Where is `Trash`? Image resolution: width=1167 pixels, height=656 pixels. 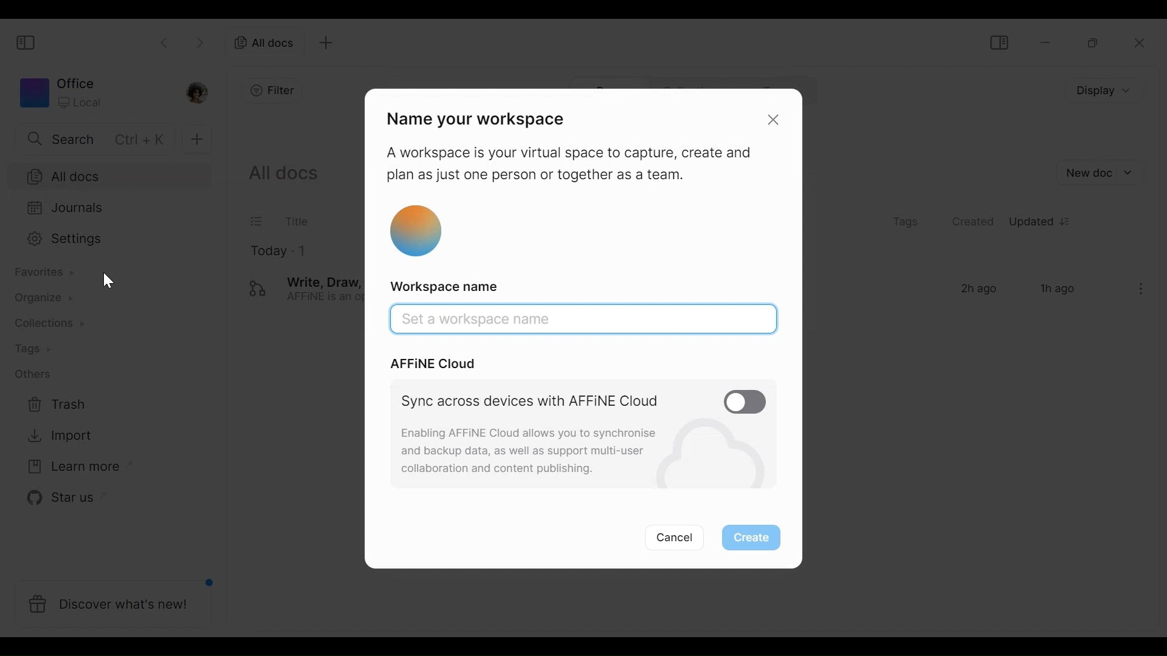
Trash is located at coordinates (53, 406).